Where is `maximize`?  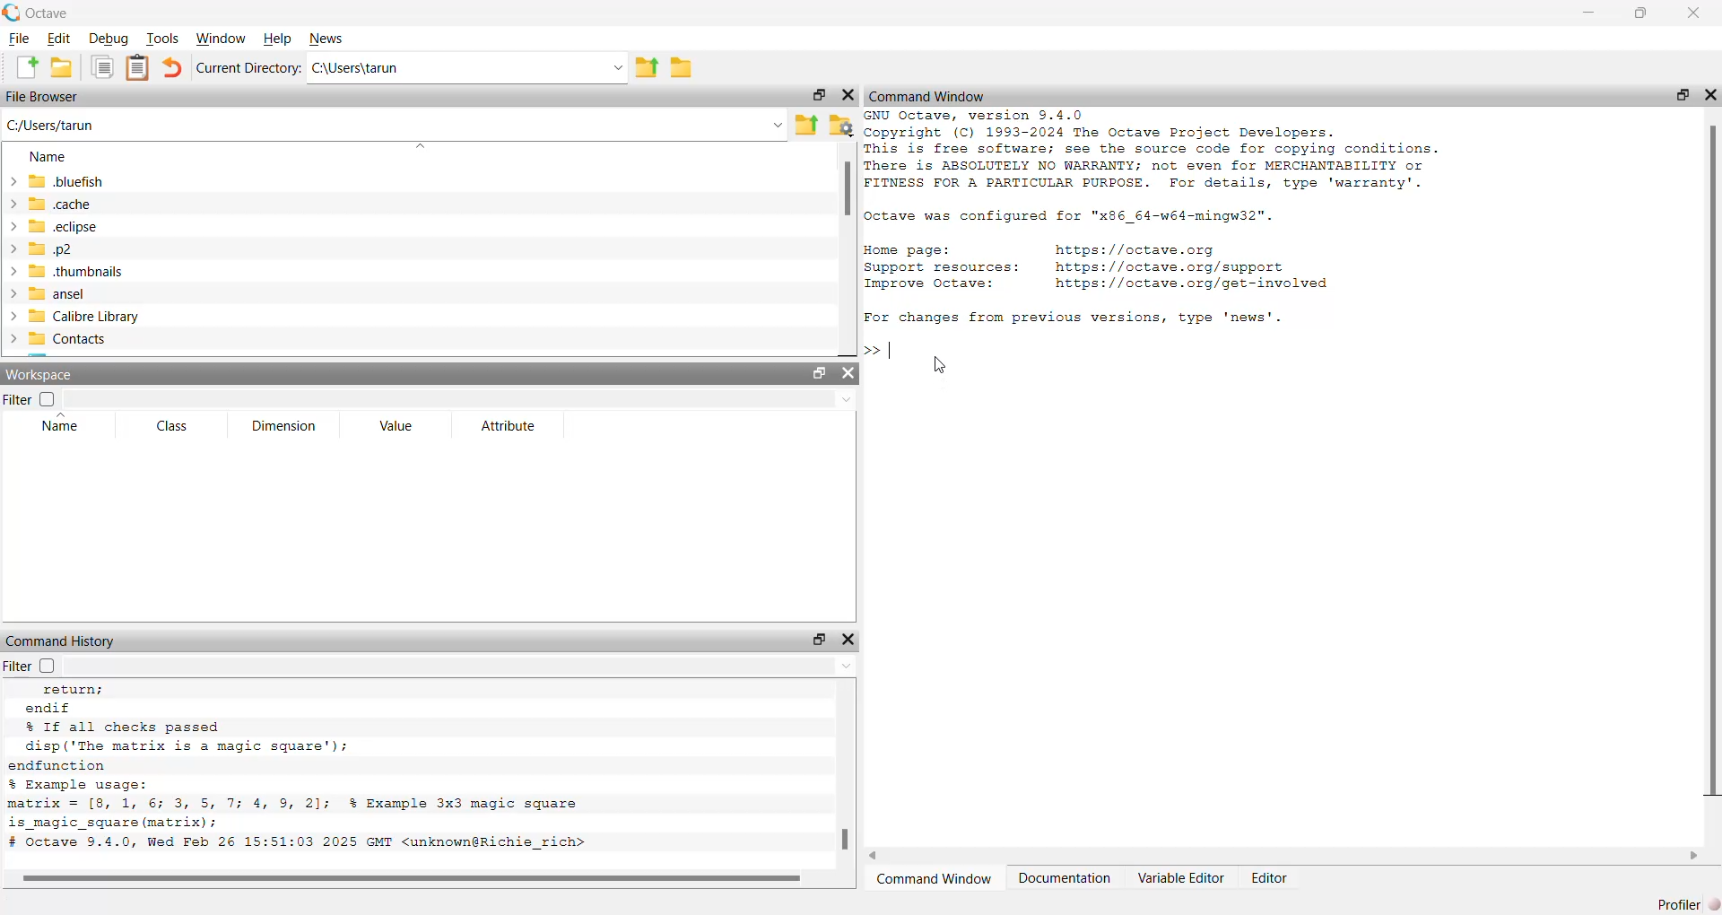 maximize is located at coordinates (820, 375).